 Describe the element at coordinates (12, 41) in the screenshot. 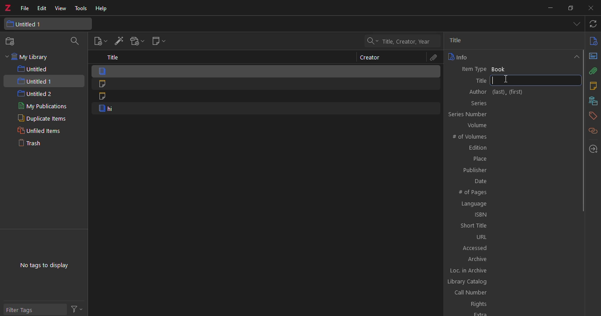

I see `new collection` at that location.